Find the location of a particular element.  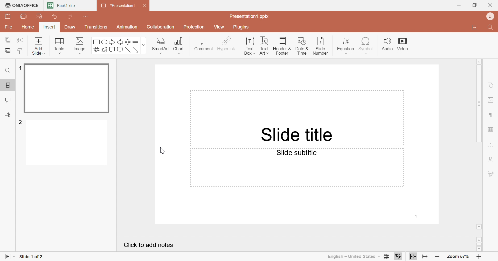

Paragraph settings is located at coordinates (491, 115).